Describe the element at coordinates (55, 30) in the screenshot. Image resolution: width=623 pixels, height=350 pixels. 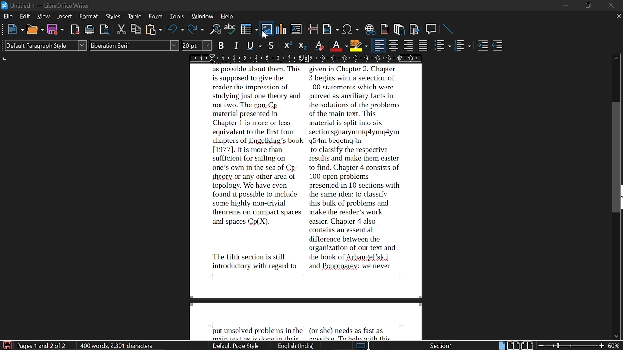
I see `save` at that location.